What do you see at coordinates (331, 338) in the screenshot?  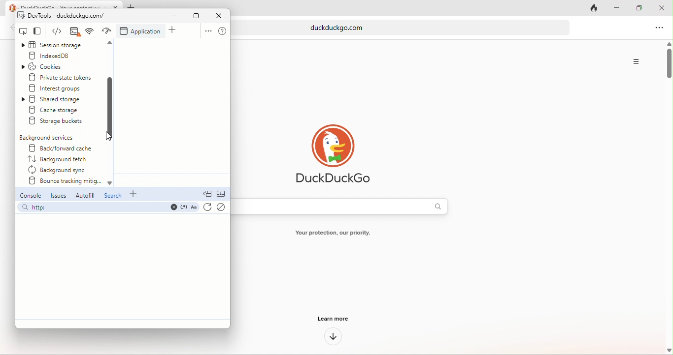 I see `down arrow` at bounding box center [331, 338].